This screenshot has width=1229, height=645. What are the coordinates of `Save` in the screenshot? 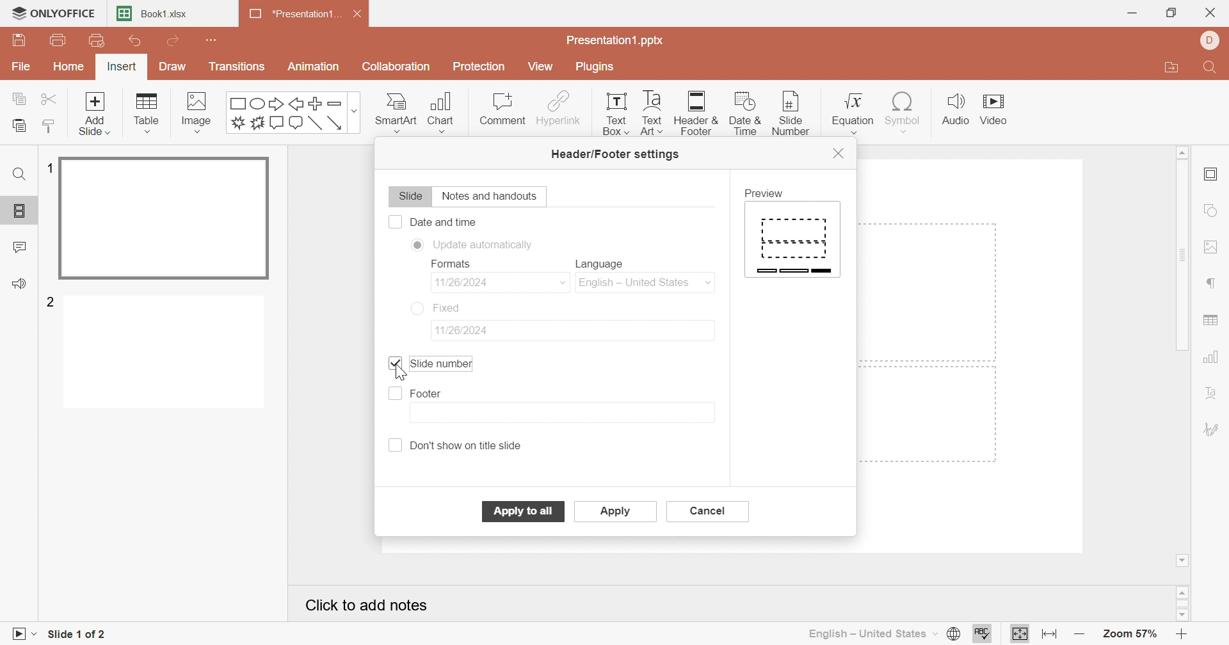 It's located at (19, 40).